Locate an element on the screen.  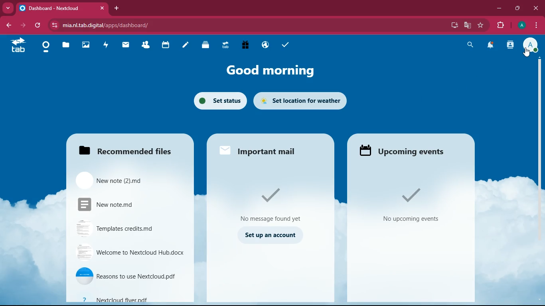
scroll bar is located at coordinates (538, 129).